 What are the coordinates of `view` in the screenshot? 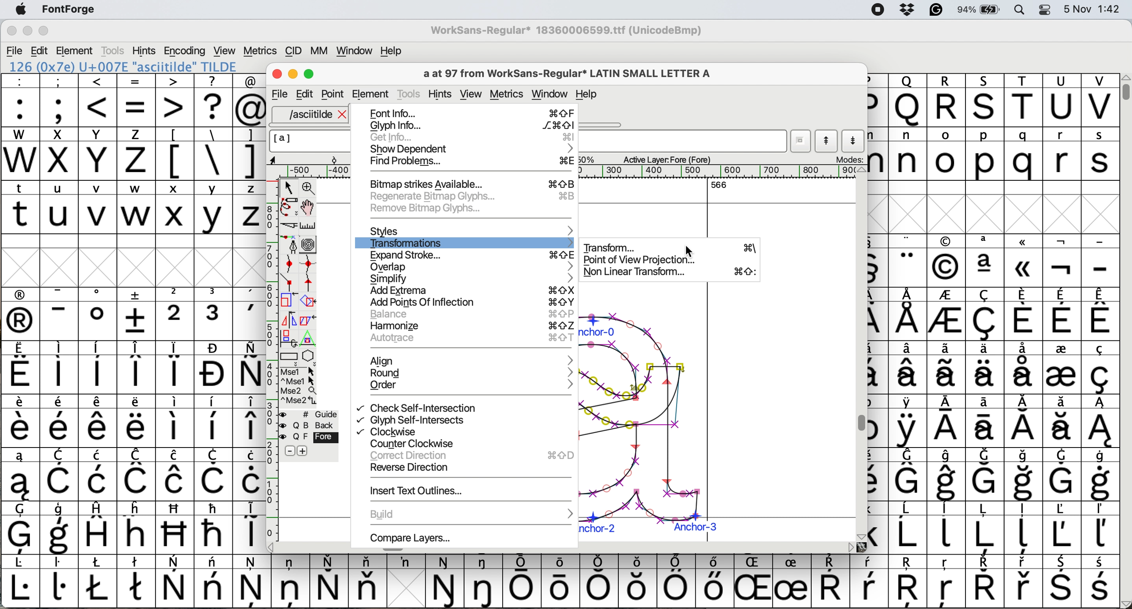 It's located at (470, 94).